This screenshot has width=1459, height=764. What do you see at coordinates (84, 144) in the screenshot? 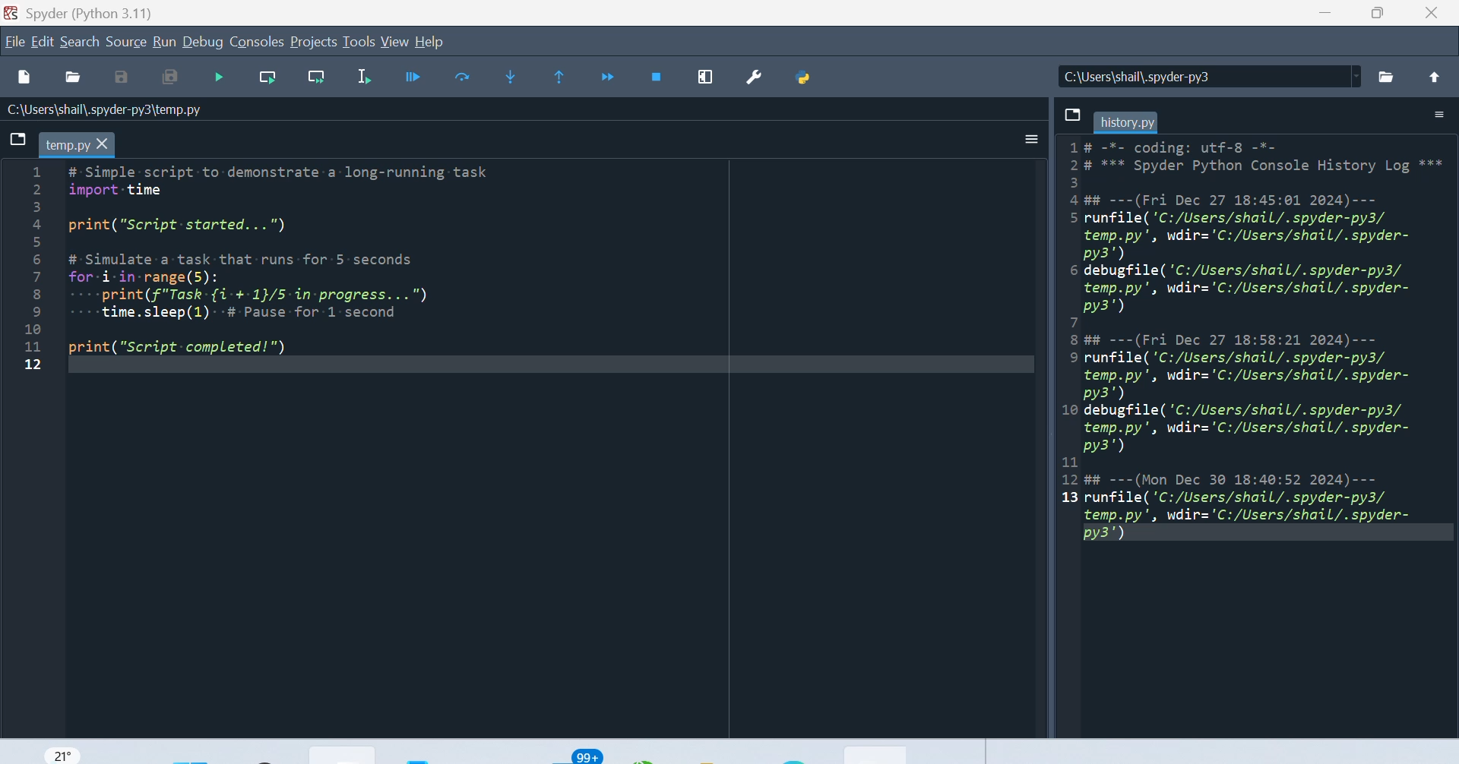
I see `temp.py ` at bounding box center [84, 144].